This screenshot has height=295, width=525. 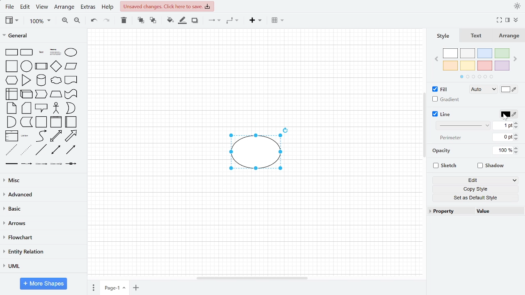 What do you see at coordinates (516, 148) in the screenshot?
I see `Increase opacity` at bounding box center [516, 148].